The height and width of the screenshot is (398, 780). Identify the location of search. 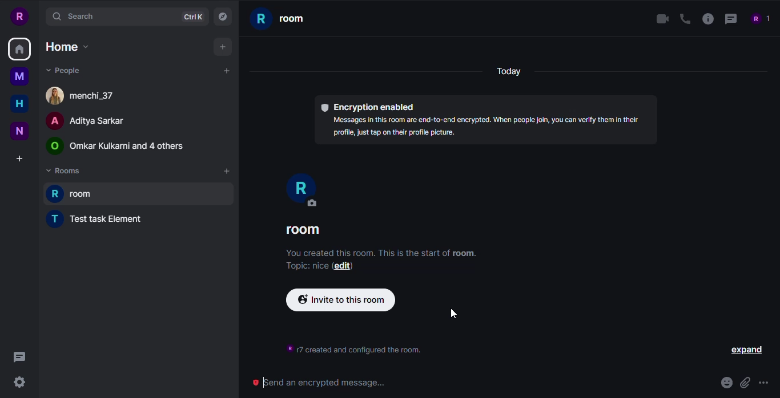
(75, 16).